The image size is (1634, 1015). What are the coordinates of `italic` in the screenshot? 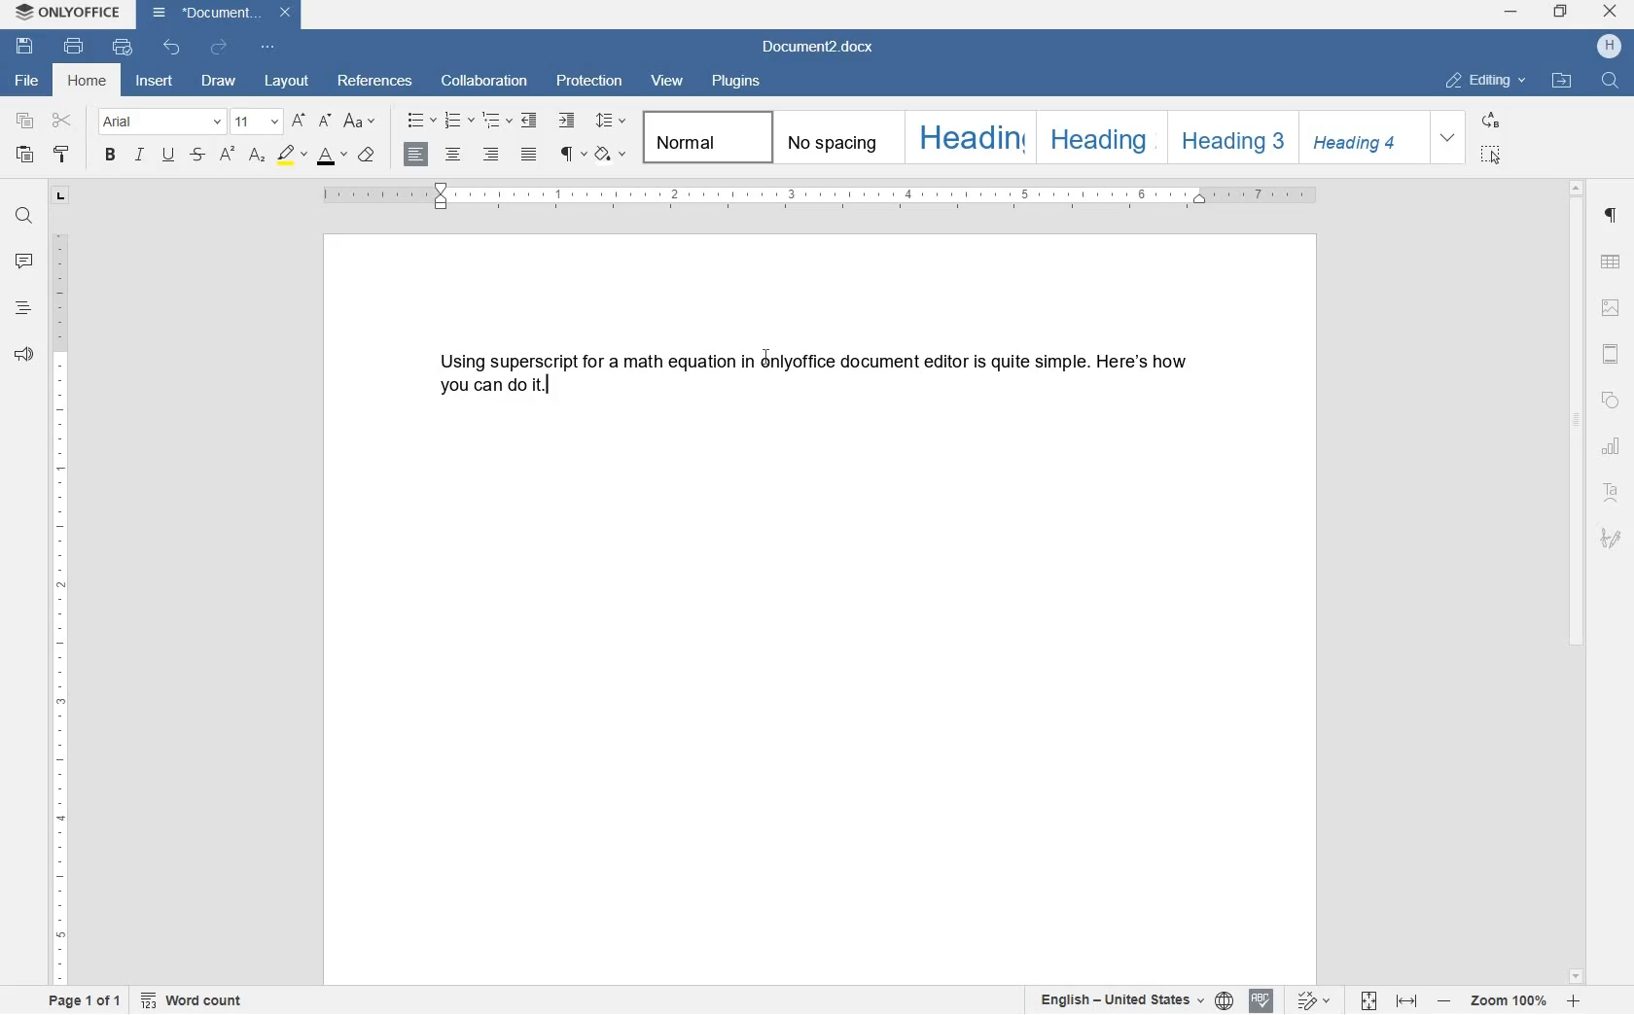 It's located at (140, 157).